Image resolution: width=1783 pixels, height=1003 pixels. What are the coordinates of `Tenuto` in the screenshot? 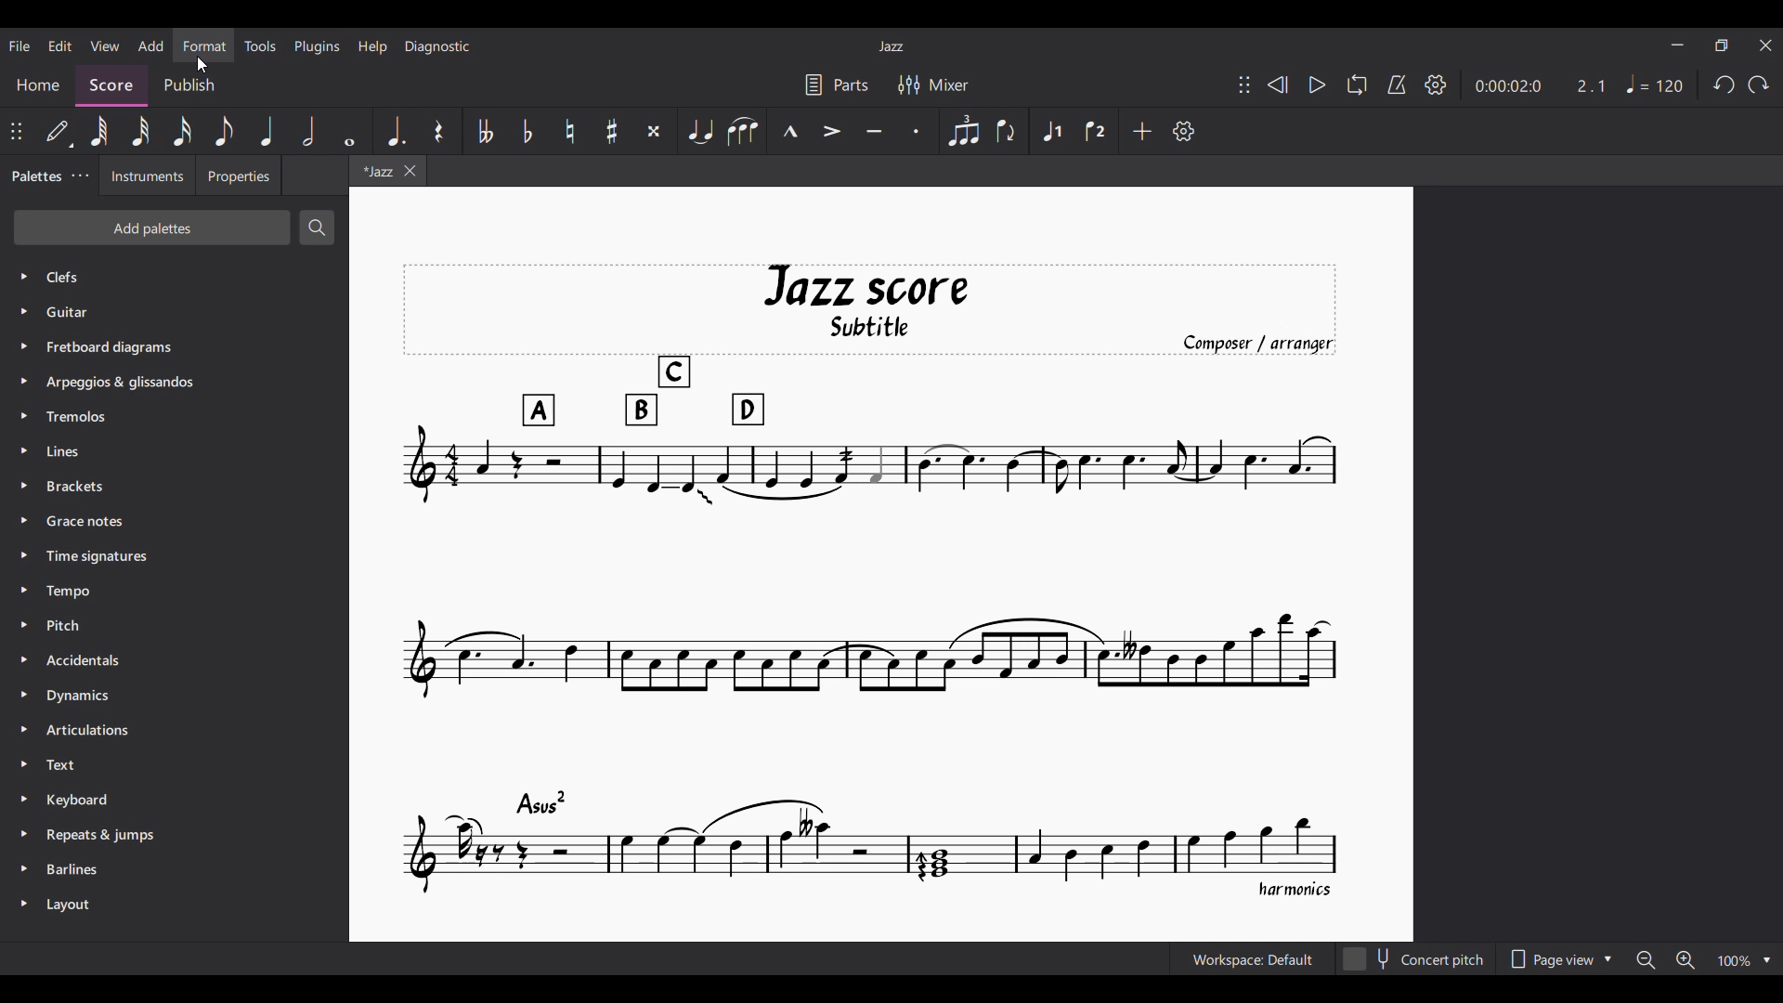 It's located at (874, 130).